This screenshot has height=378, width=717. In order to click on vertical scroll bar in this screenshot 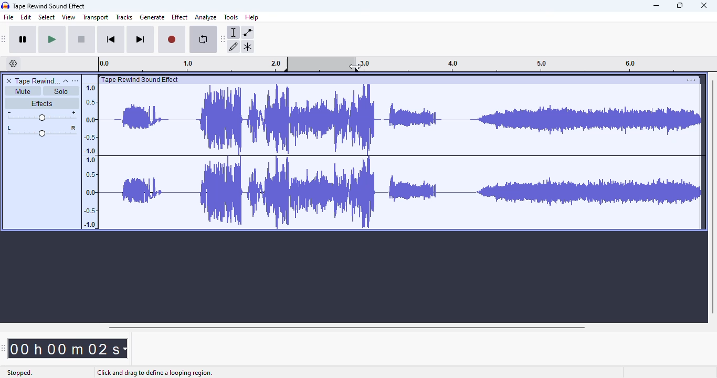, I will do `click(713, 194)`.